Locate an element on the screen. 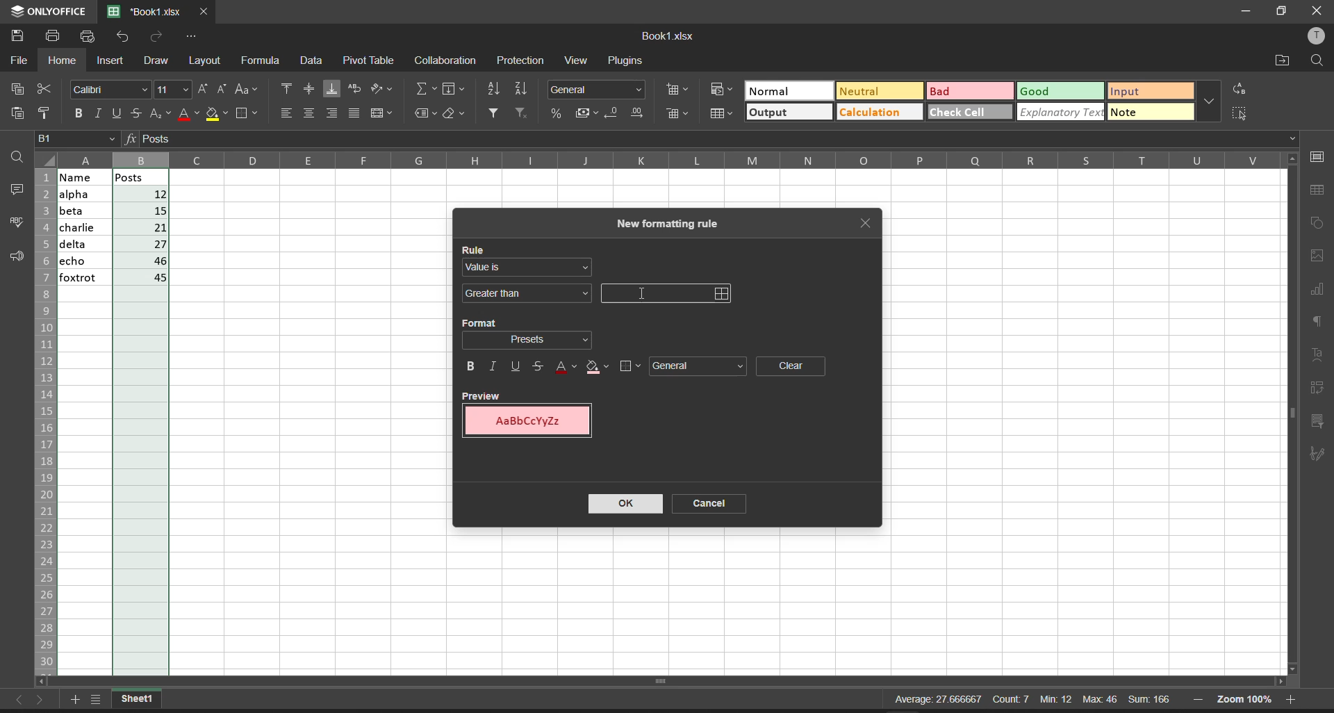  sort descending is located at coordinates (522, 89).